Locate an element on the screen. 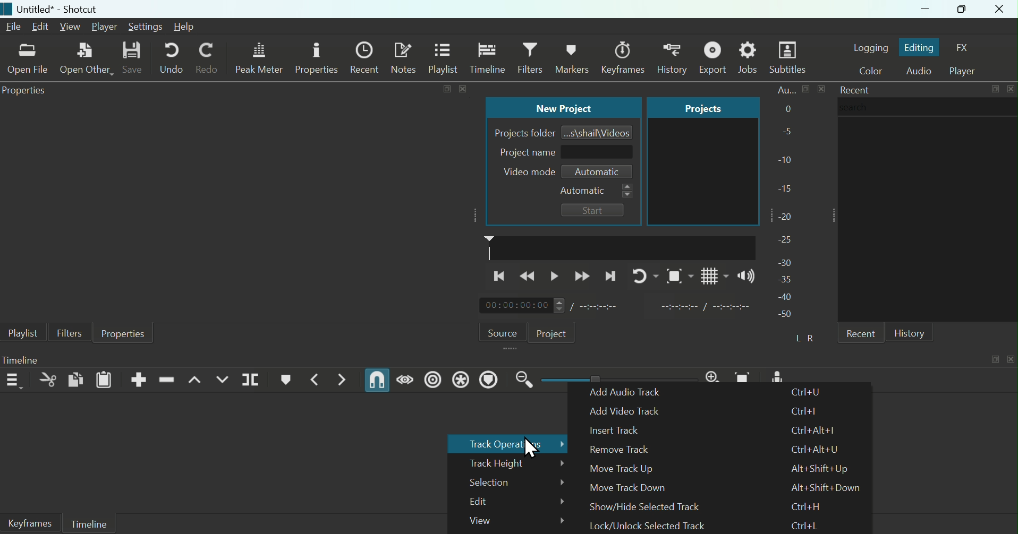  Snap is located at coordinates (377, 381).